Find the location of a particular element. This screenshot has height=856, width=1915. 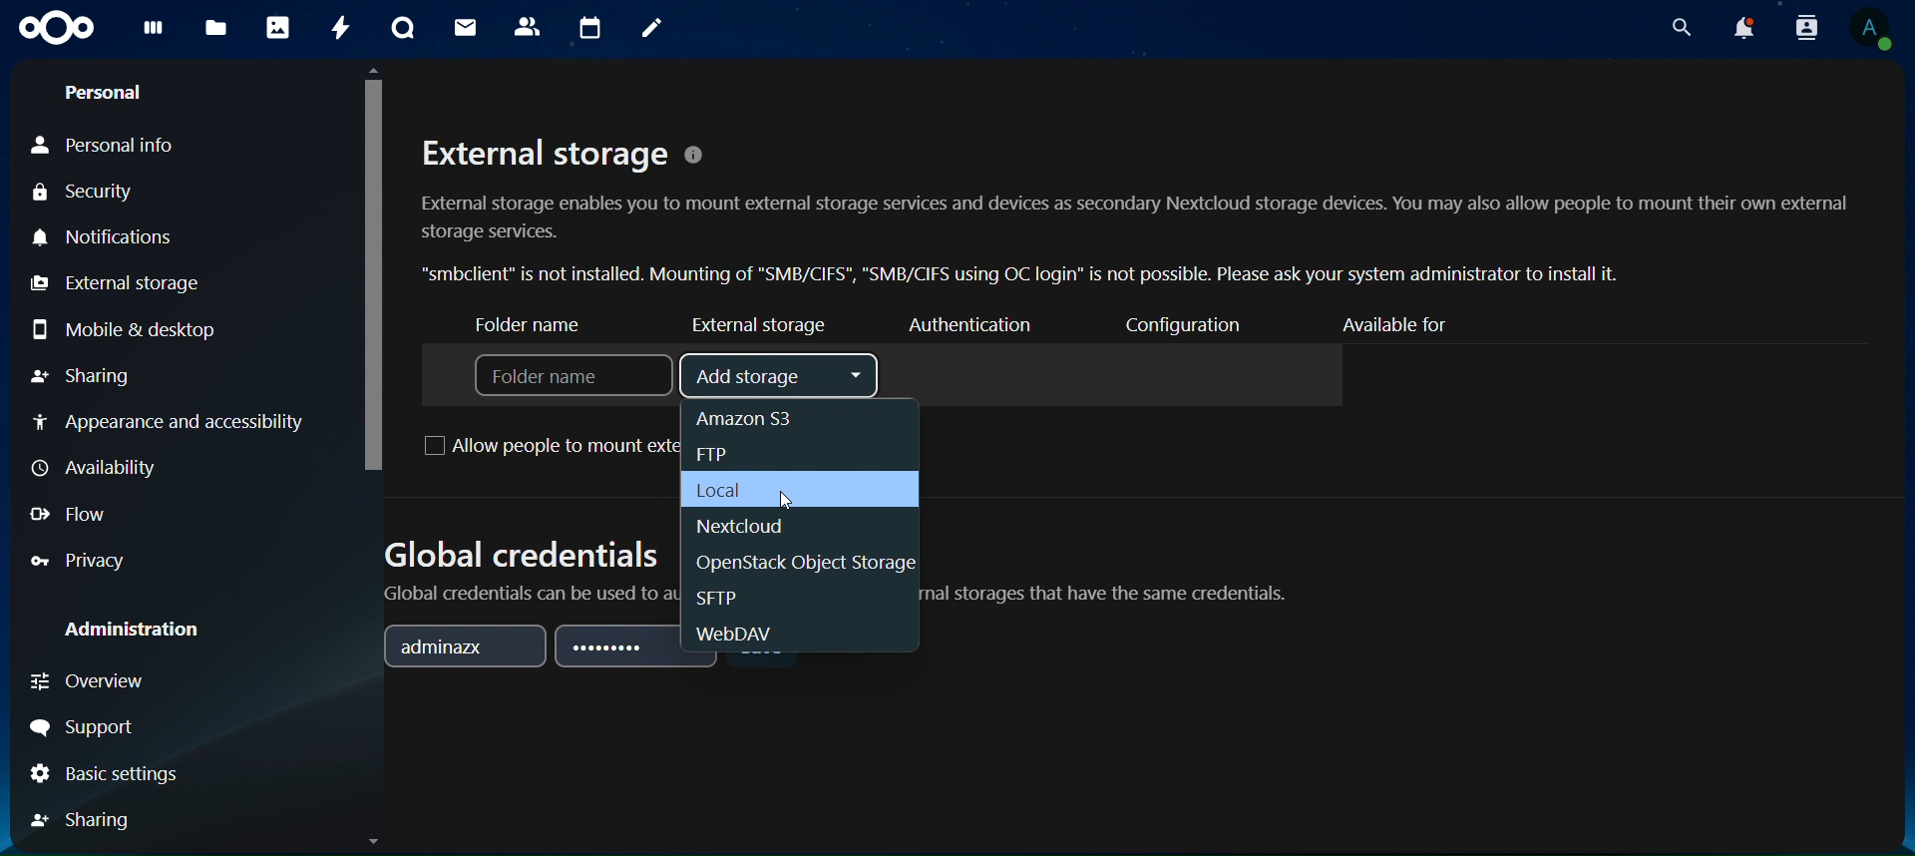

authenticator is located at coordinates (968, 324).